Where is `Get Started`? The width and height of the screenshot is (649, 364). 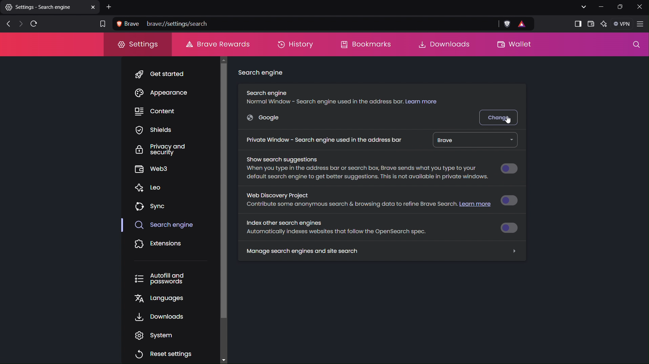 Get Started is located at coordinates (165, 74).